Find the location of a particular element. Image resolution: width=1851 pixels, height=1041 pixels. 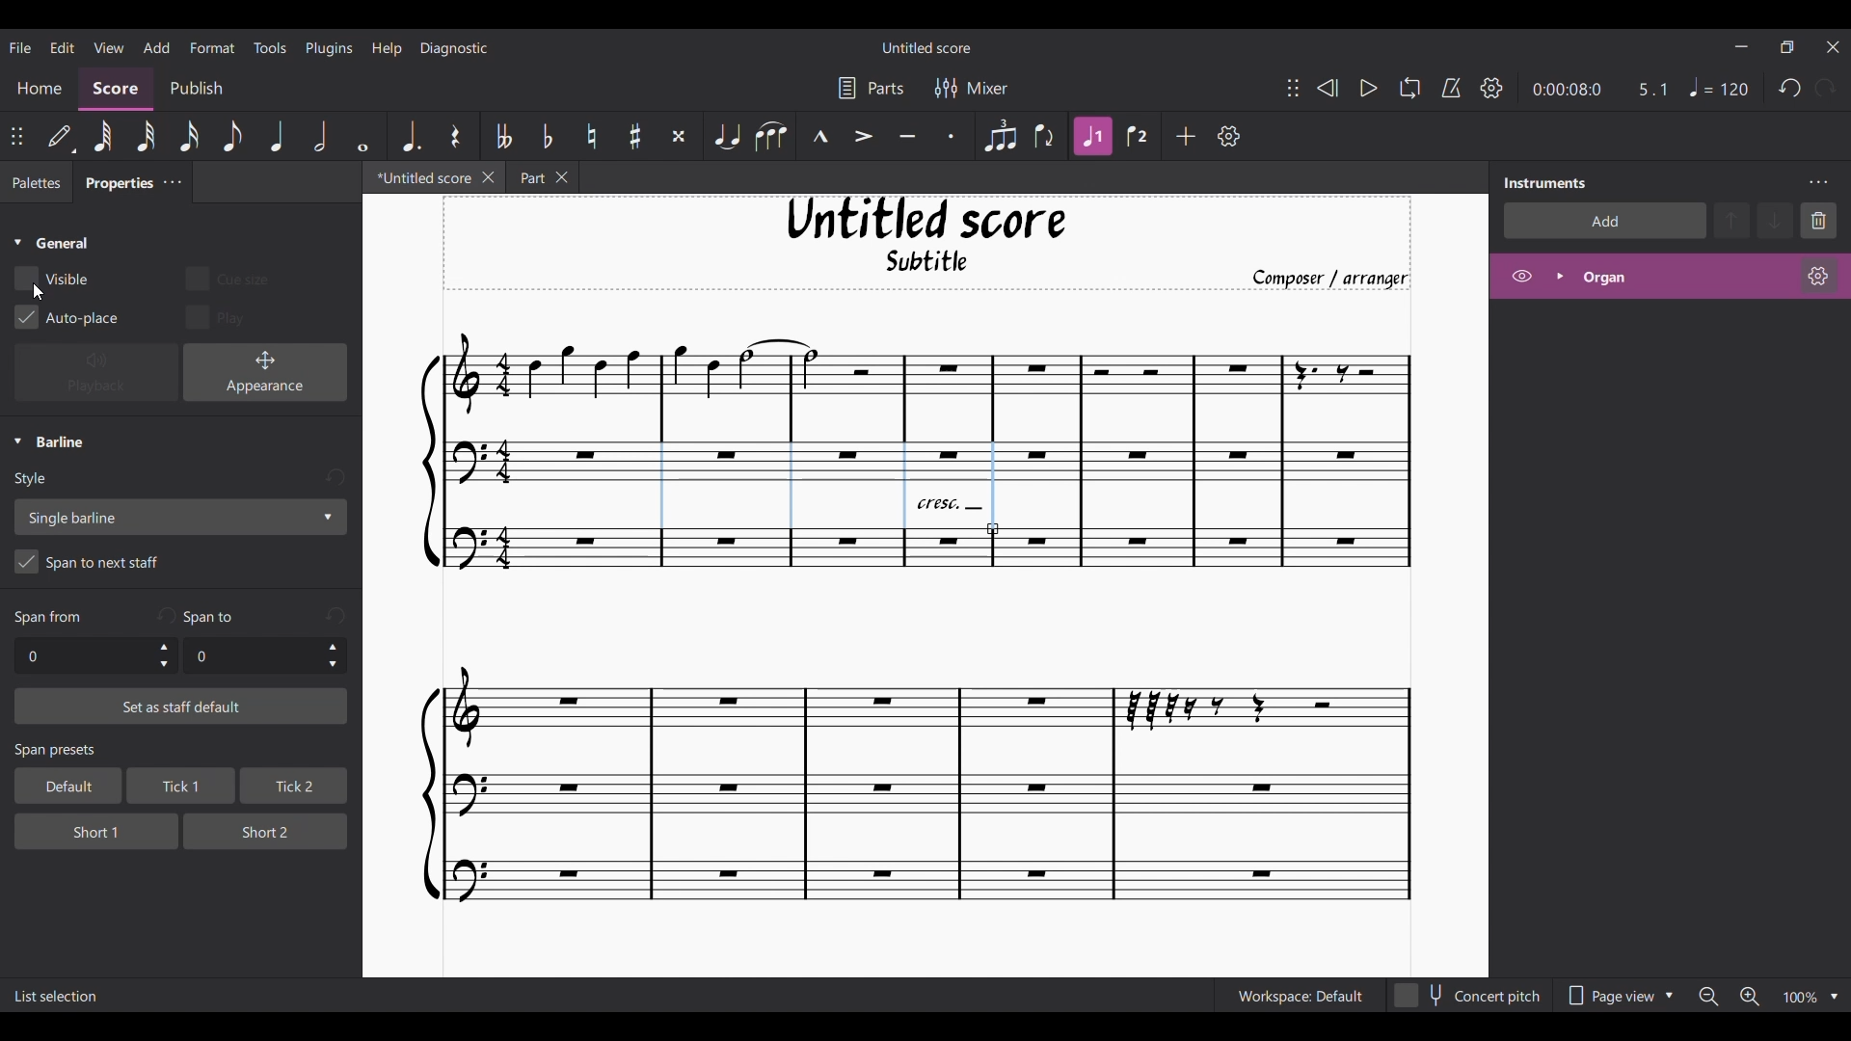

Type in Span to is located at coordinates (251, 656).